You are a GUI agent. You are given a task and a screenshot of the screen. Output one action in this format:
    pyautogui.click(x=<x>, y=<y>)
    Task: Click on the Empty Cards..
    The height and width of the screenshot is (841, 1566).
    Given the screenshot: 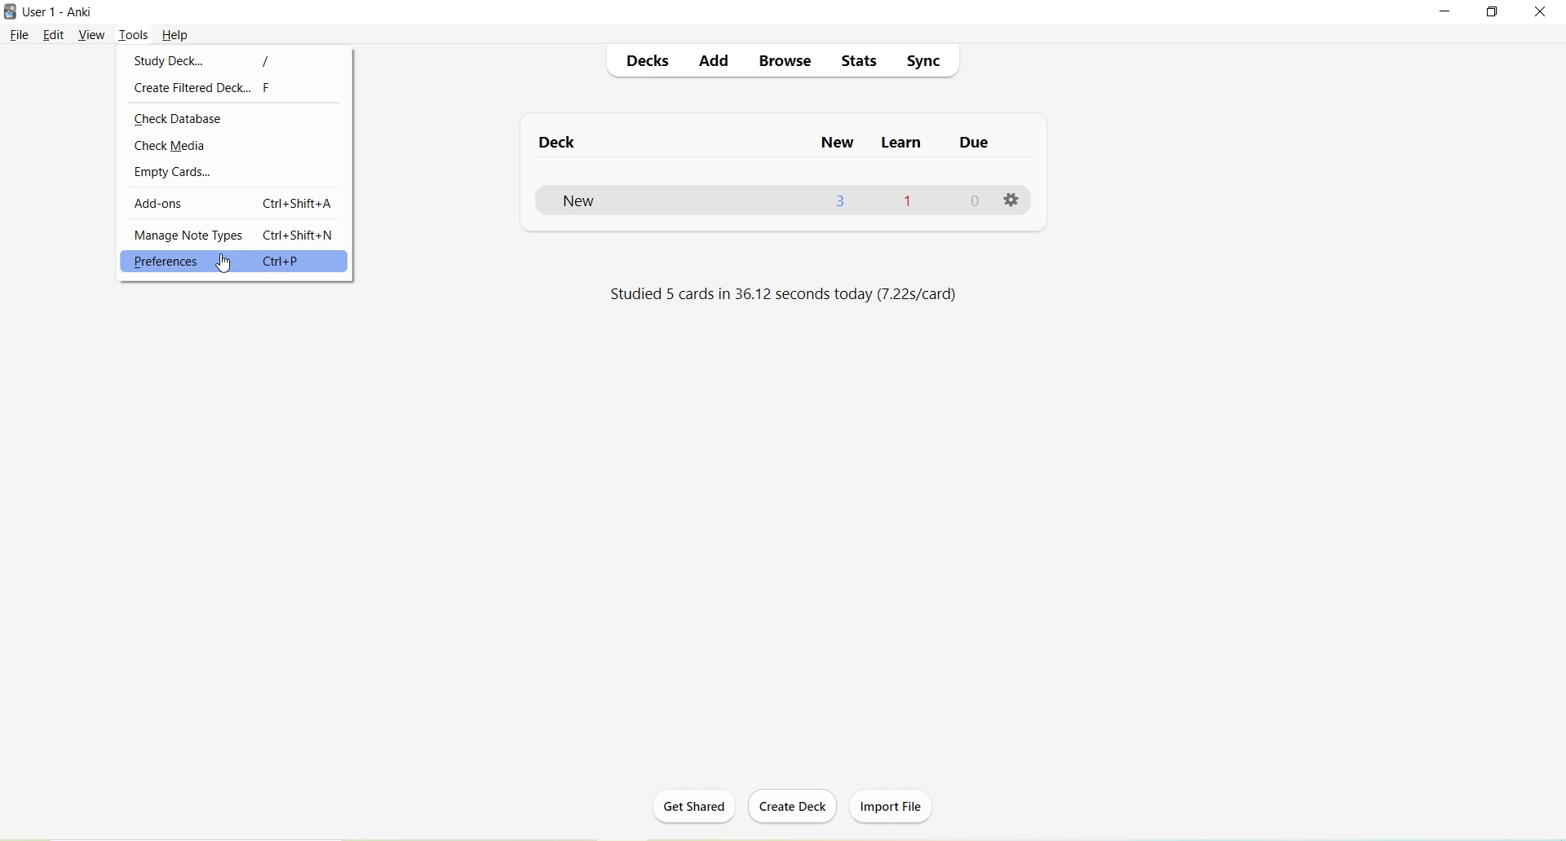 What is the action you would take?
    pyautogui.click(x=174, y=174)
    